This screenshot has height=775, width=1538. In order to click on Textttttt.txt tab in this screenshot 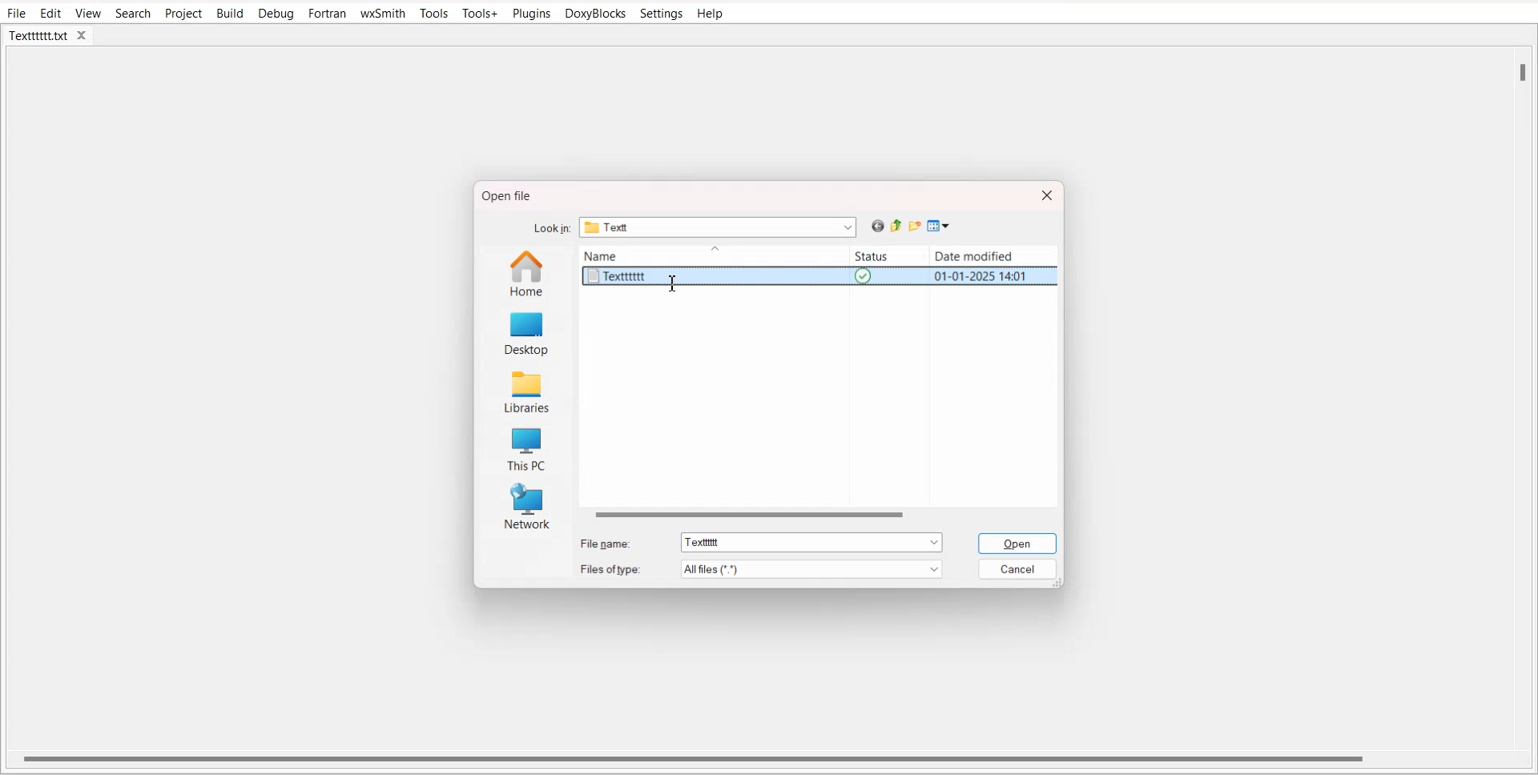, I will do `click(39, 34)`.